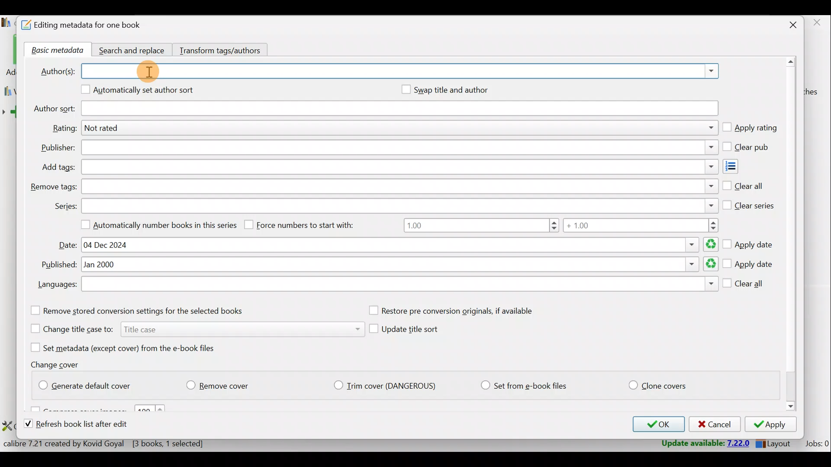 The image size is (831, 467). Describe the element at coordinates (58, 364) in the screenshot. I see `Change cover` at that location.